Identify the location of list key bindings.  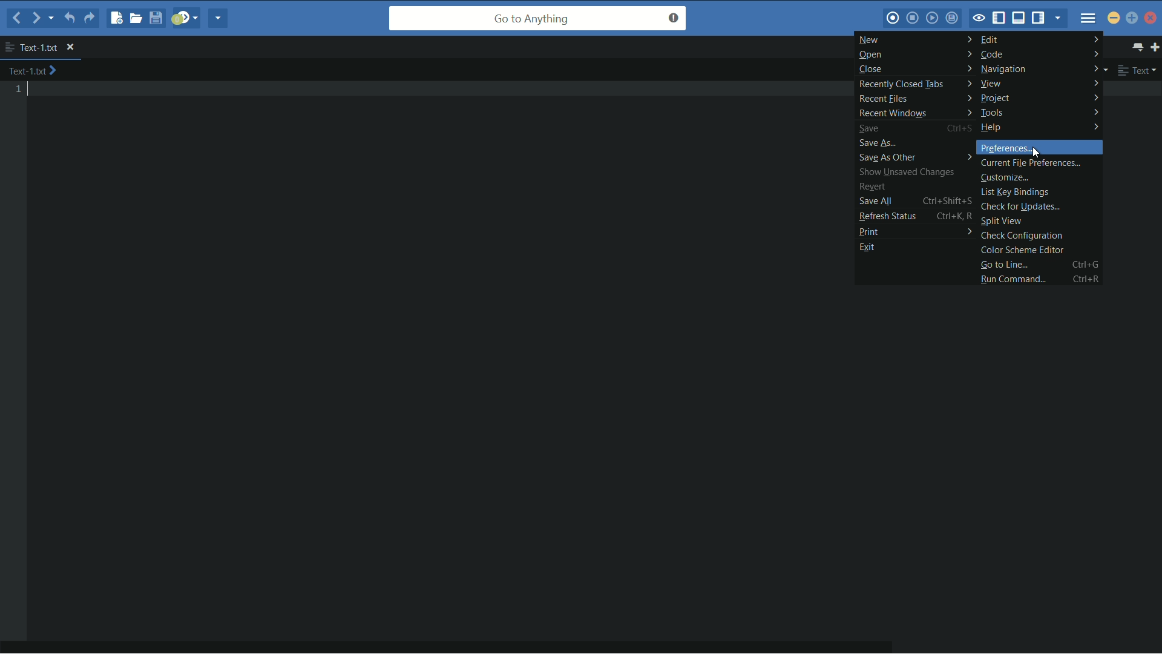
(1014, 192).